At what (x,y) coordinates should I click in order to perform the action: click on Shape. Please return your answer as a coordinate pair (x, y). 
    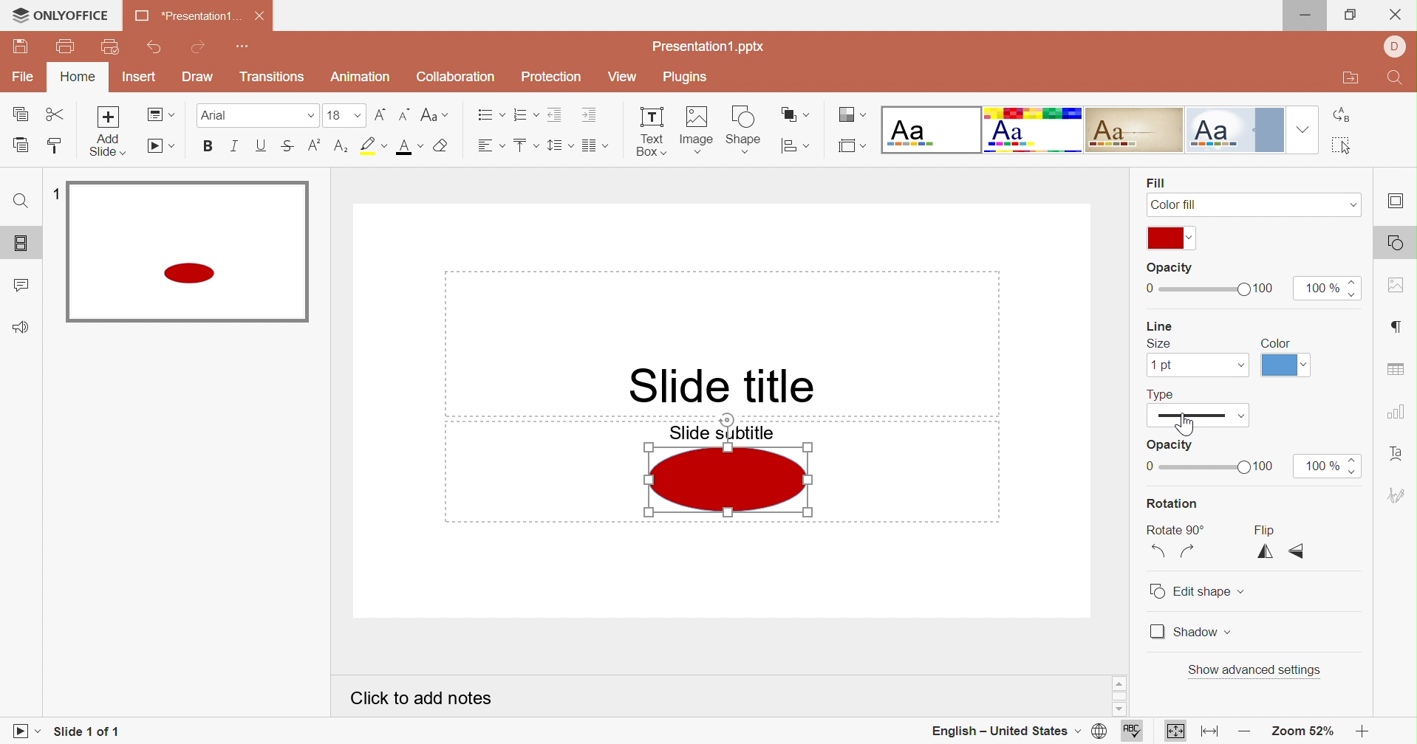
    Looking at the image, I should click on (727, 480).